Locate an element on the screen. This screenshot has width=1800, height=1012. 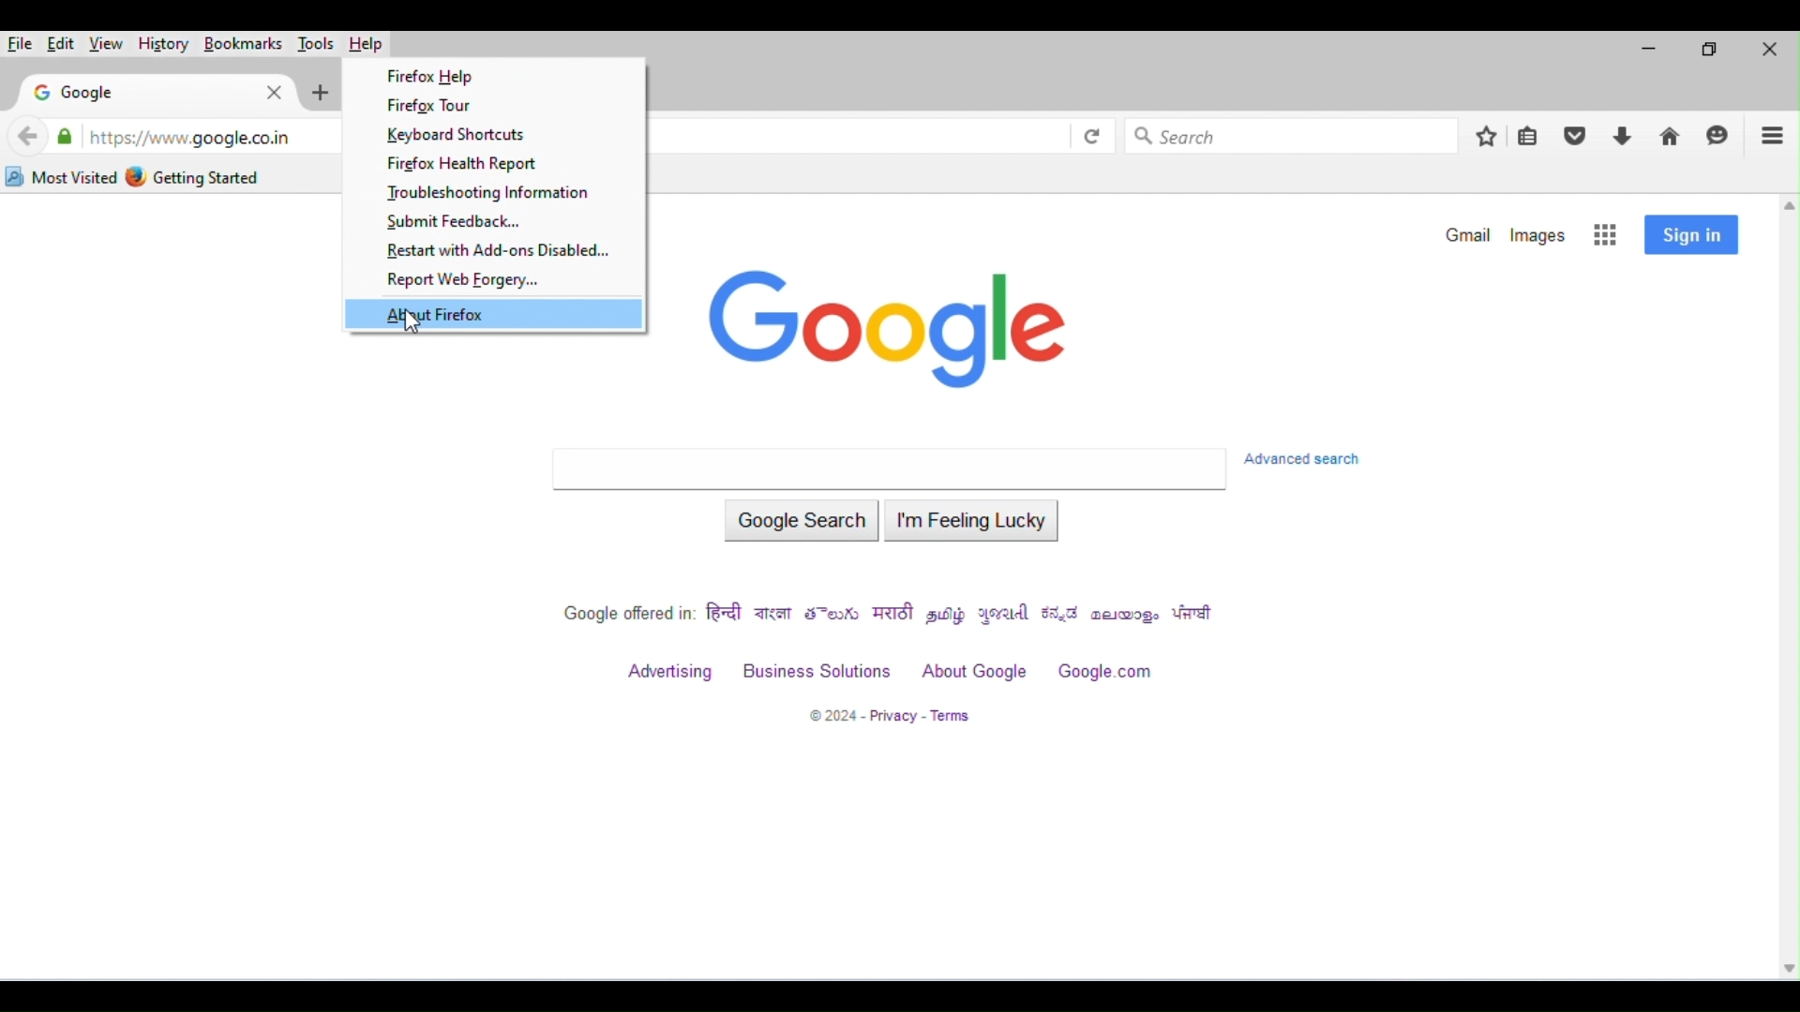
bookmarks is located at coordinates (243, 44).